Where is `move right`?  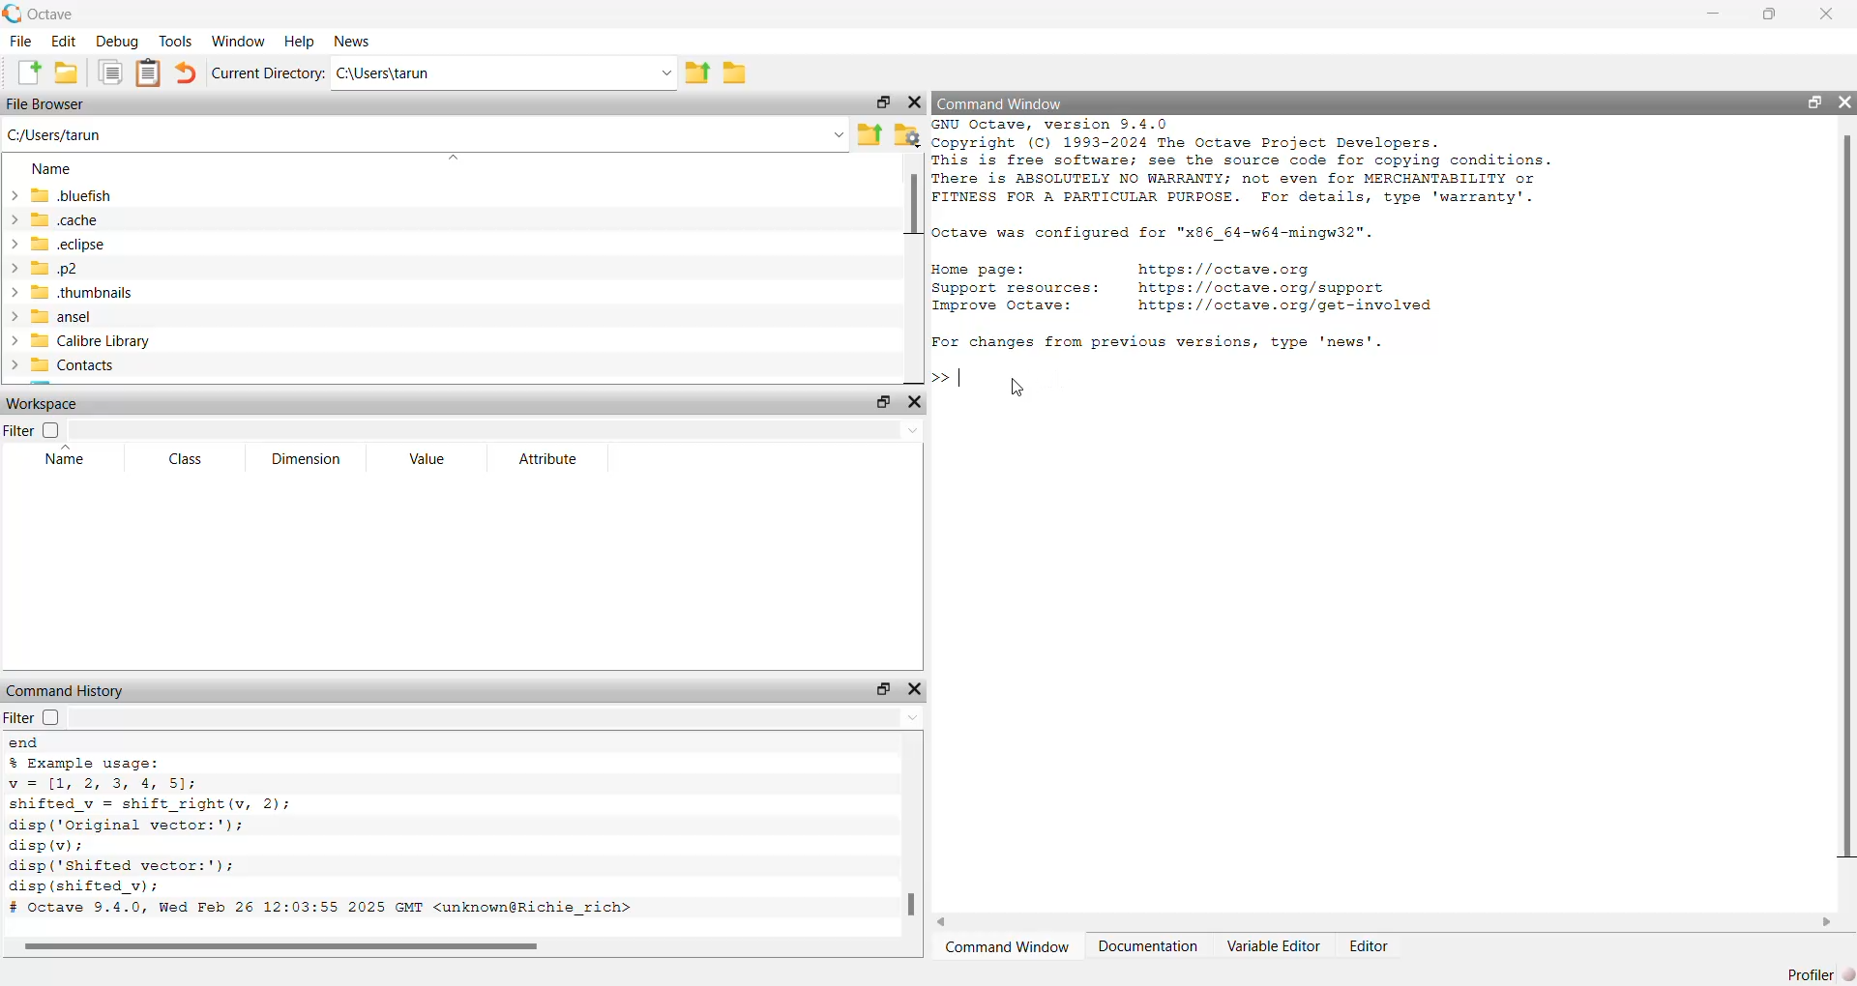 move right is located at coordinates (1825, 922).